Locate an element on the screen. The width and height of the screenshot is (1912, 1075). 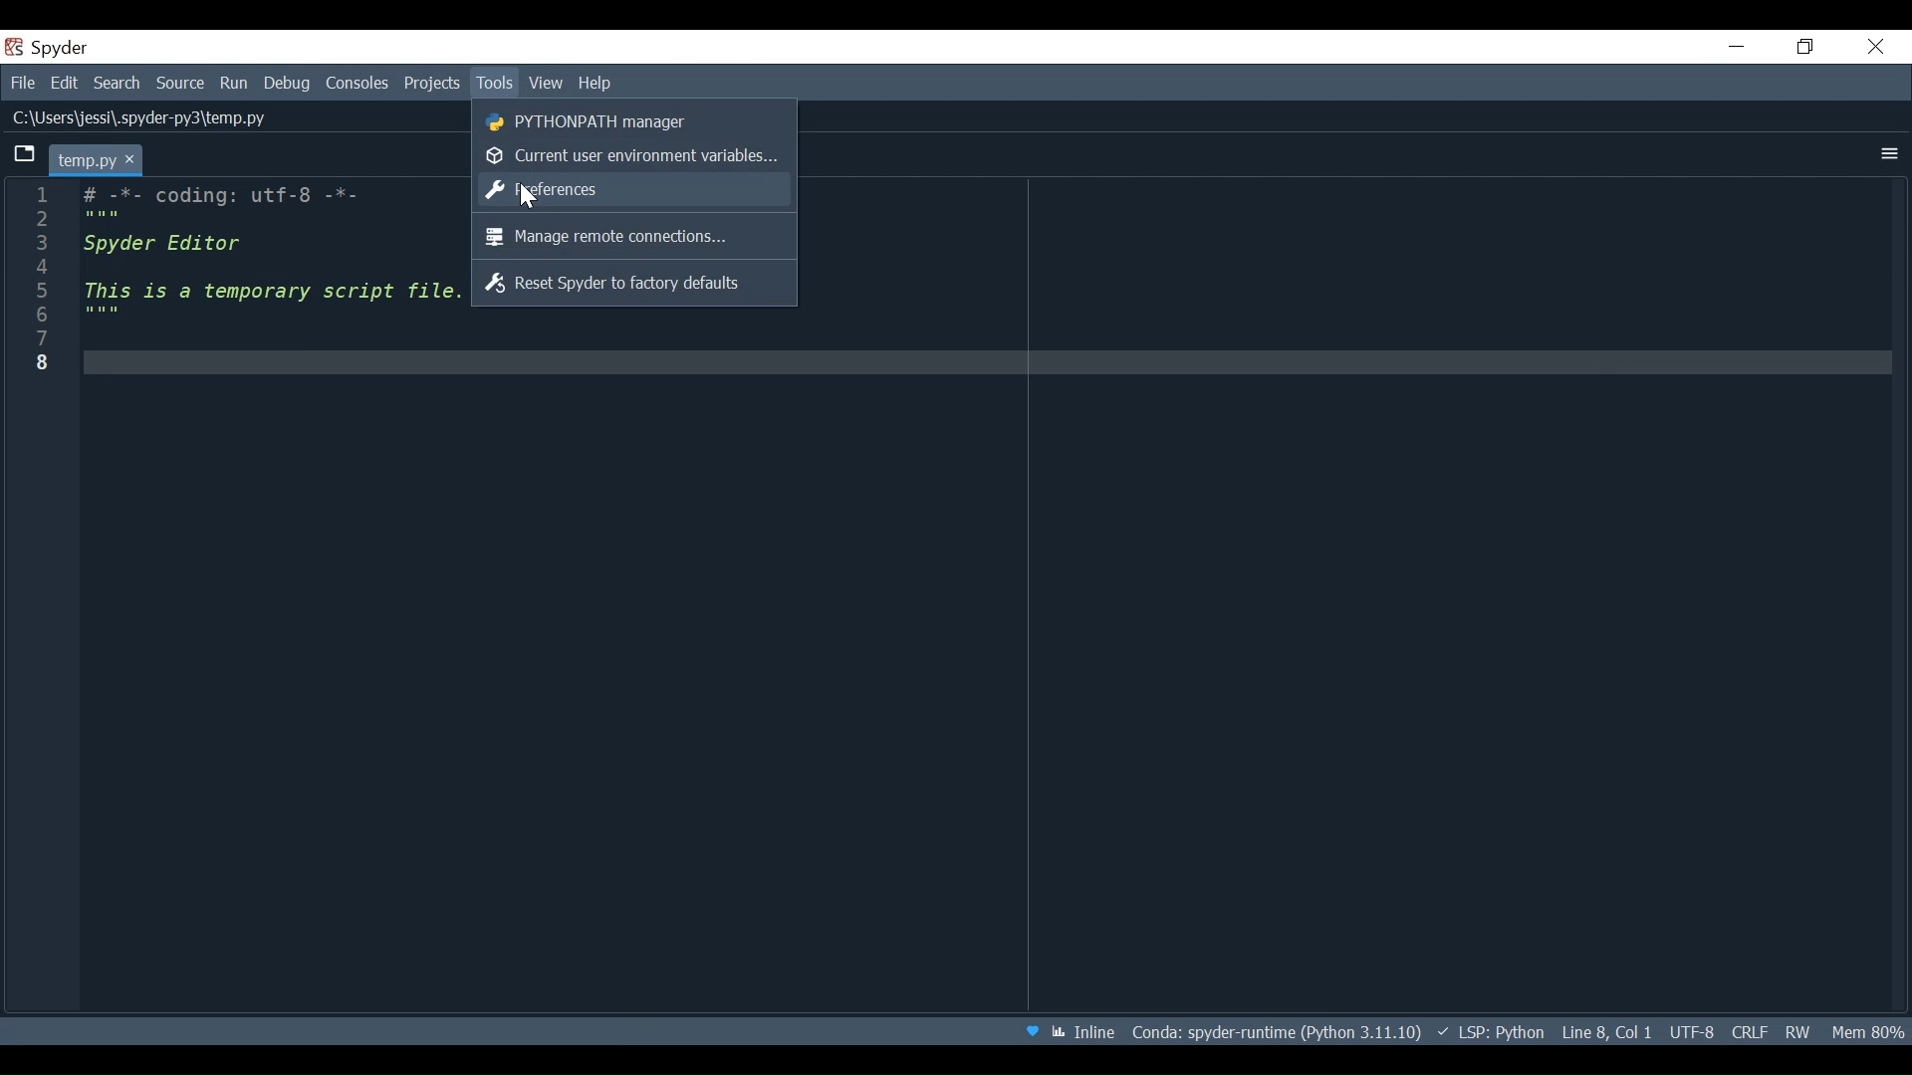
Conda Environment Indicator is located at coordinates (1274, 1032).